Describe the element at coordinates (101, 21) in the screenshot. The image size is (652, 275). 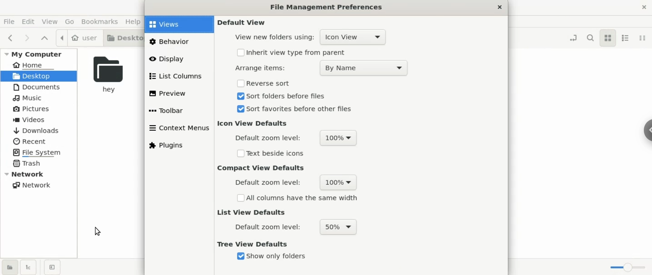
I see `bookmarks` at that location.